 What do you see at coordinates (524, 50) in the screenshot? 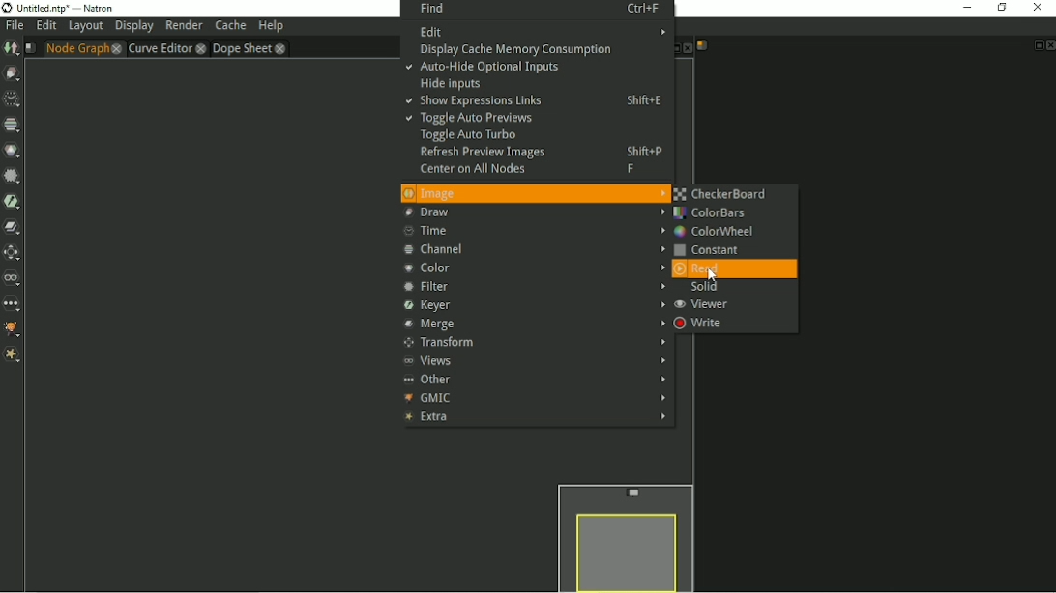
I see `Display cache memory consumption` at bounding box center [524, 50].